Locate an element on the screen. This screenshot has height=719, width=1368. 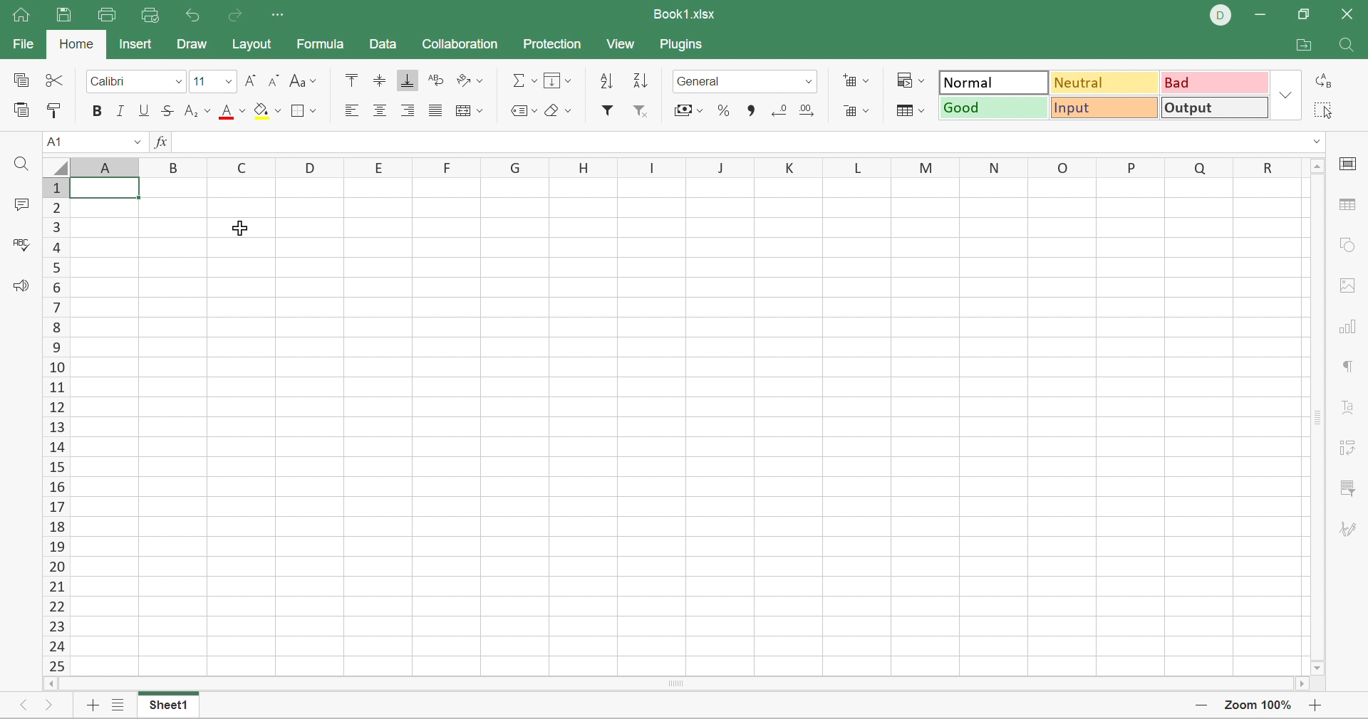
Save is located at coordinates (66, 15).